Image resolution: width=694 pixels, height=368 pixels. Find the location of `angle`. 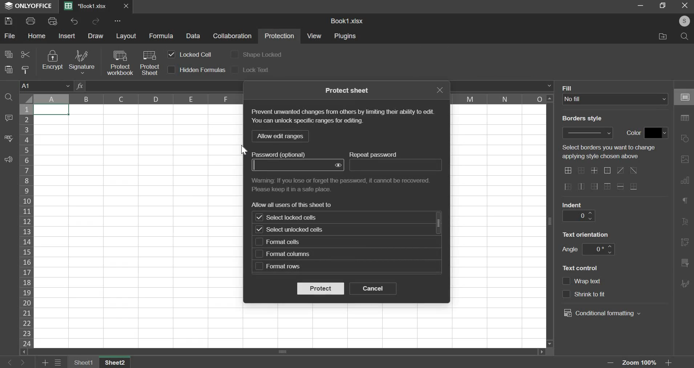

angle is located at coordinates (597, 249).